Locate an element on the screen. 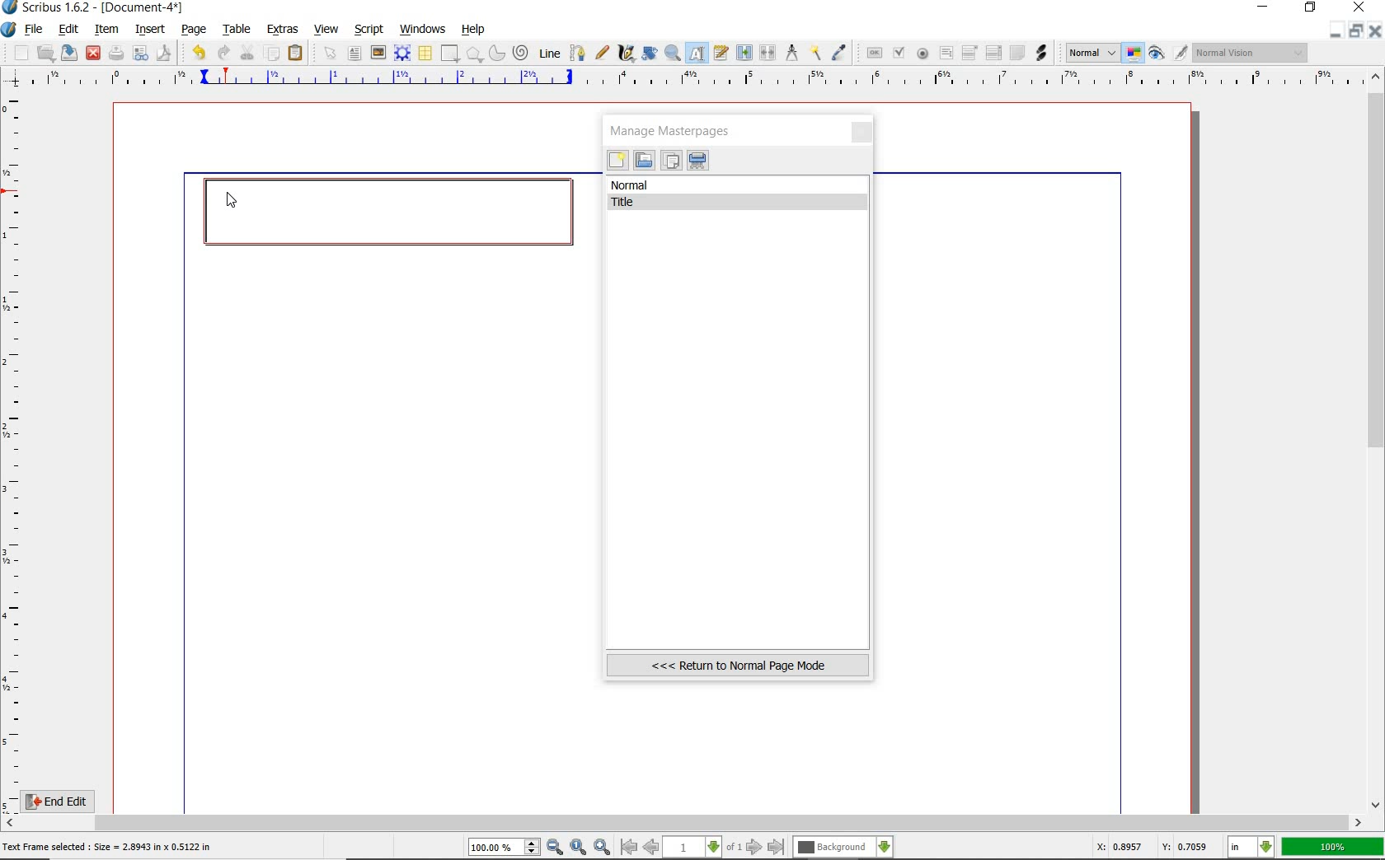 The height and width of the screenshot is (860, 1385). print is located at coordinates (116, 53).